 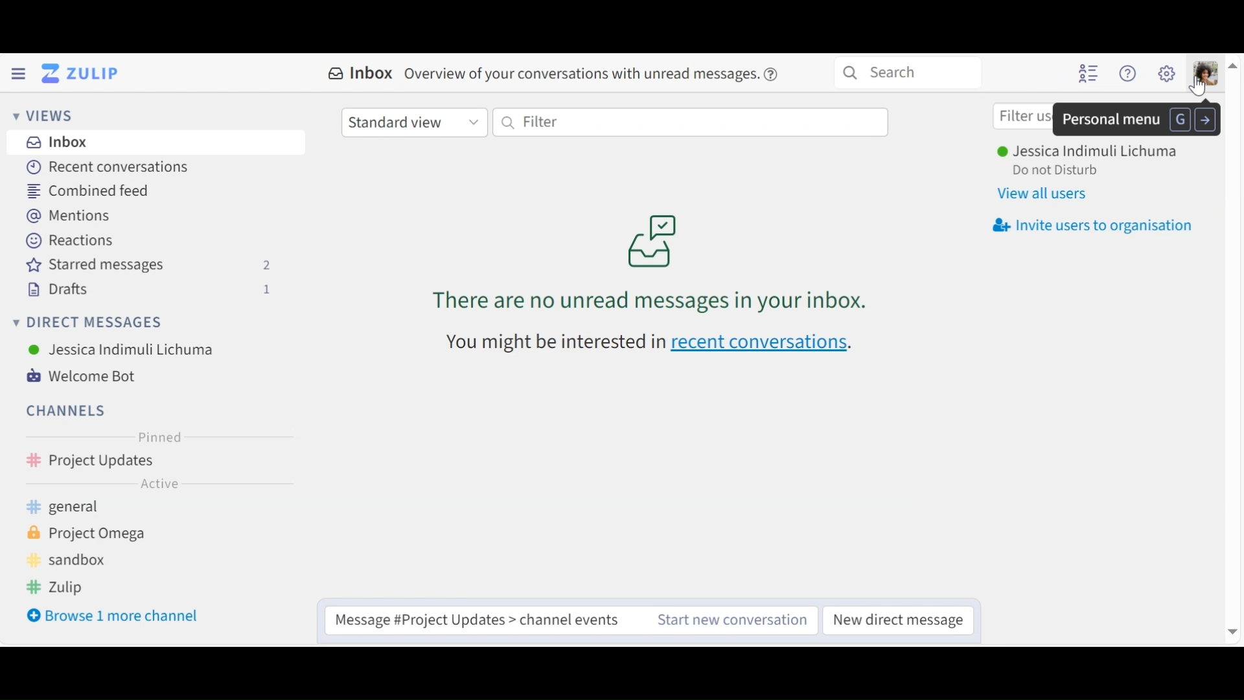 What do you see at coordinates (152, 290) in the screenshot?
I see `Drafts` at bounding box center [152, 290].